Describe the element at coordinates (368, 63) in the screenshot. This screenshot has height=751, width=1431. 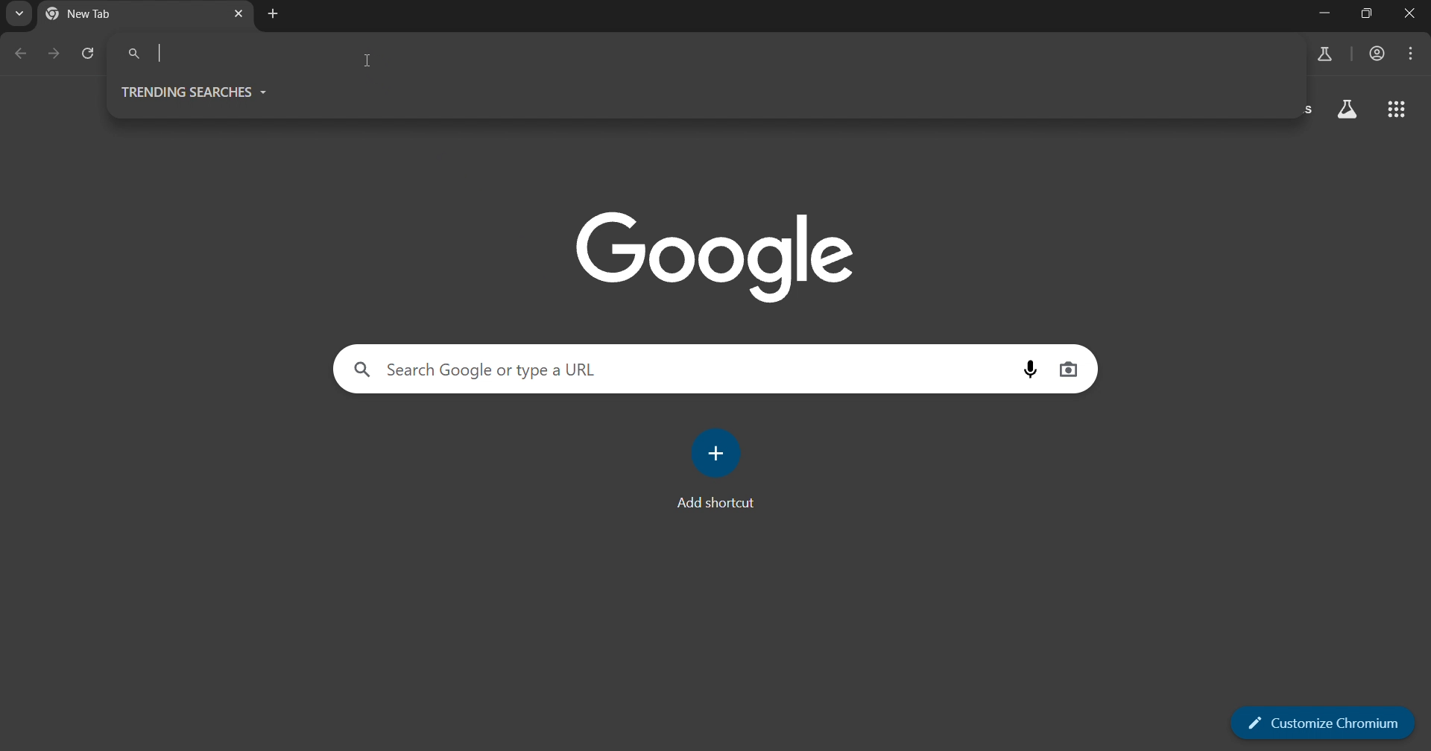
I see `cursor` at that location.